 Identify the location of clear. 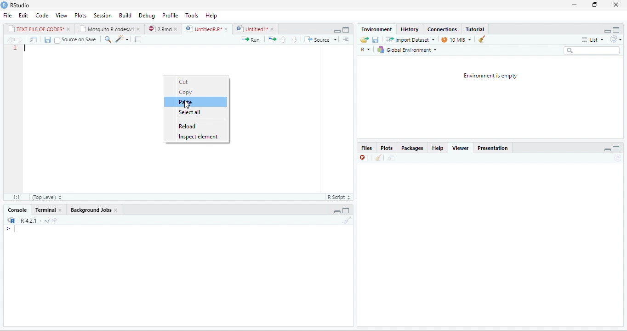
(481, 39).